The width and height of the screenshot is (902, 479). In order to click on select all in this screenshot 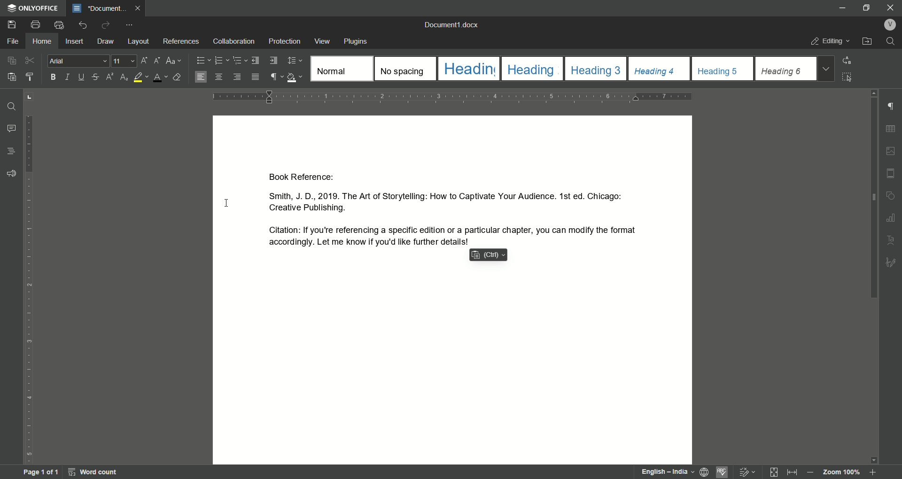, I will do `click(848, 77)`.